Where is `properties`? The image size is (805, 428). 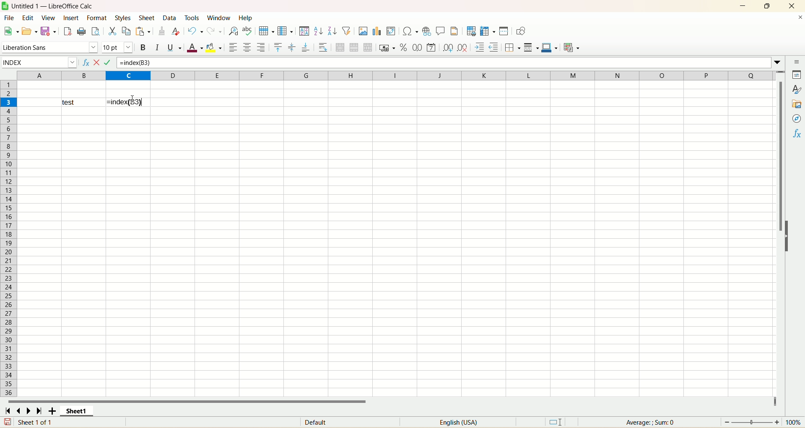
properties is located at coordinates (796, 75).